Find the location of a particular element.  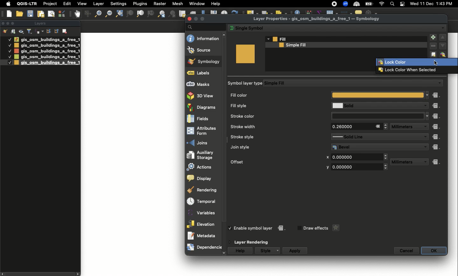

Soure is located at coordinates (203, 50).